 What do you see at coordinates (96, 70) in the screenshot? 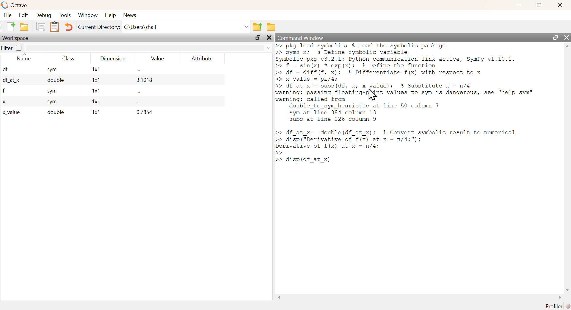
I see `1x1` at bounding box center [96, 70].